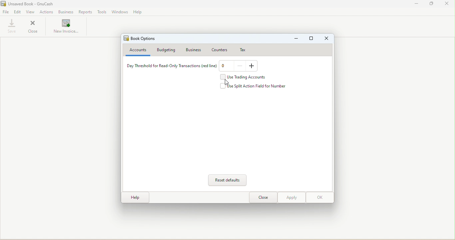 Image resolution: width=455 pixels, height=240 pixels. I want to click on Minimize, so click(296, 39).